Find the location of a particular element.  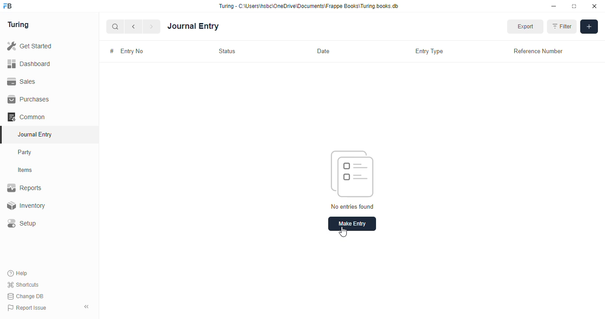

journal entry is located at coordinates (35, 134).